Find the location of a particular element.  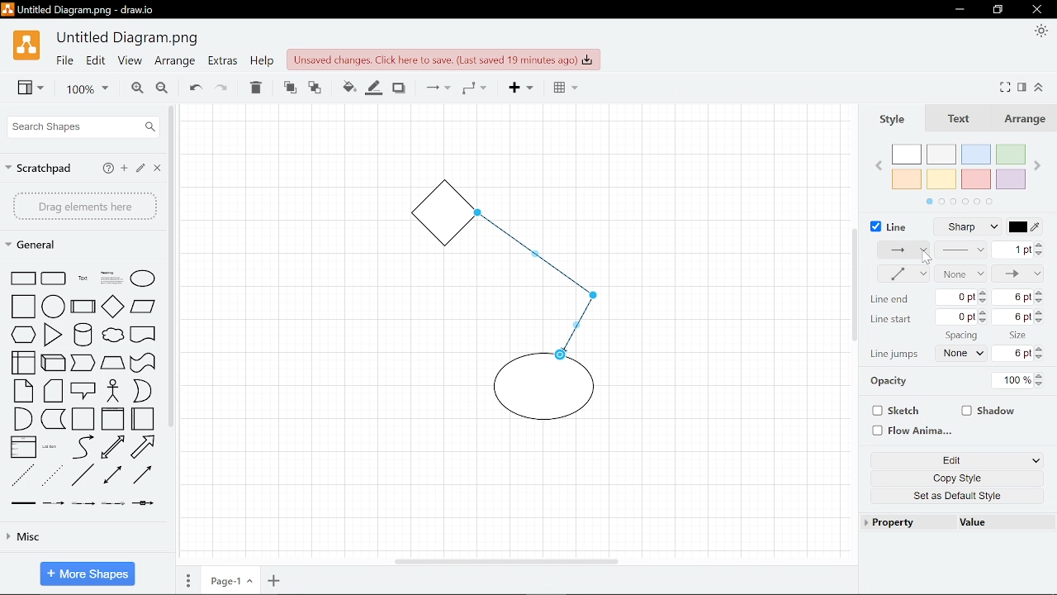

shape is located at coordinates (144, 419).